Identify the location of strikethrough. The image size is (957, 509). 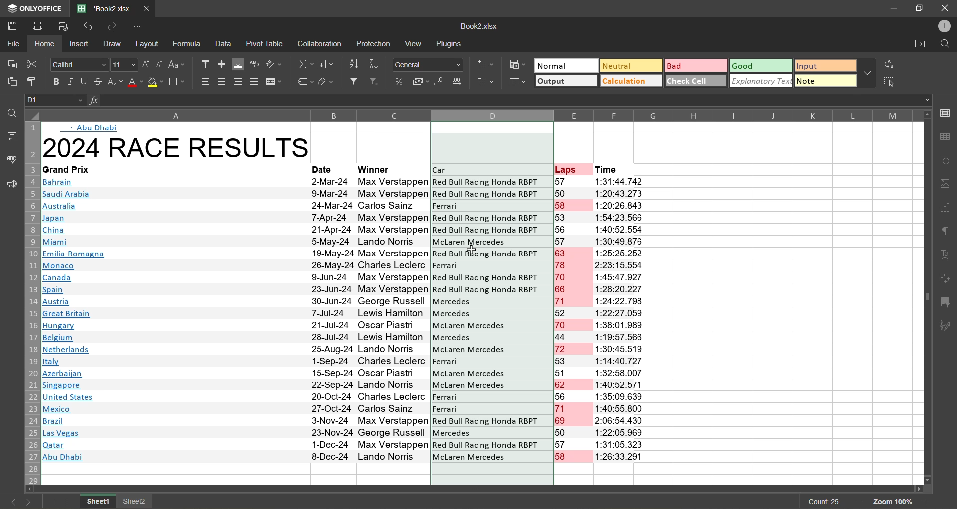
(99, 81).